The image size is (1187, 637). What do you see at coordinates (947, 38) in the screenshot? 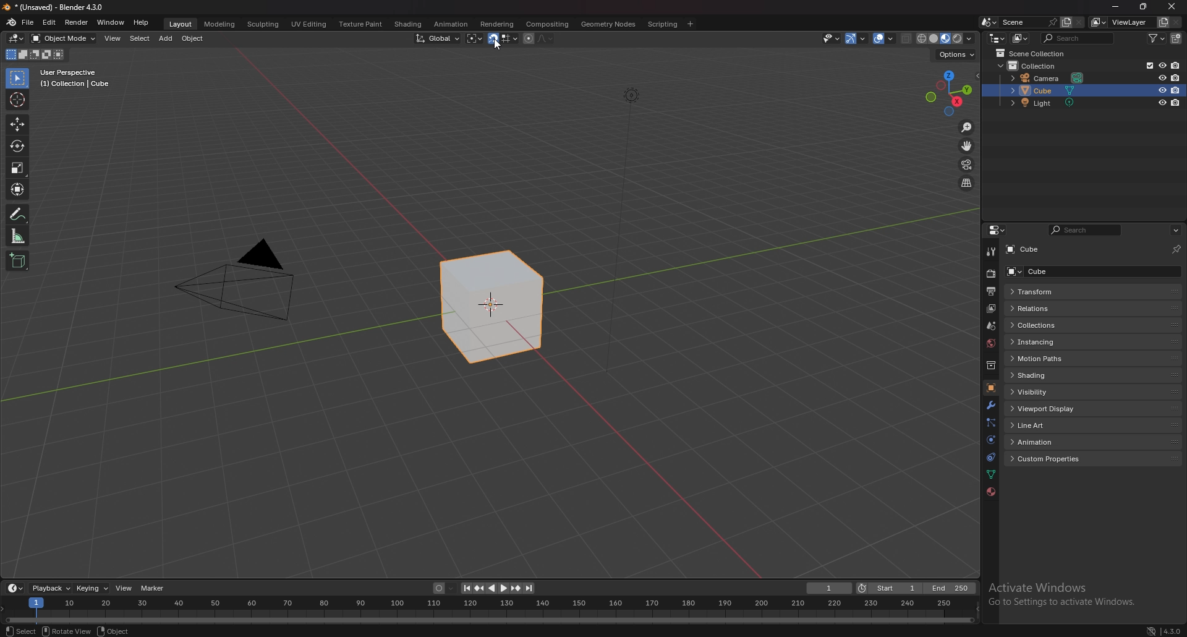
I see `viewport shading` at bounding box center [947, 38].